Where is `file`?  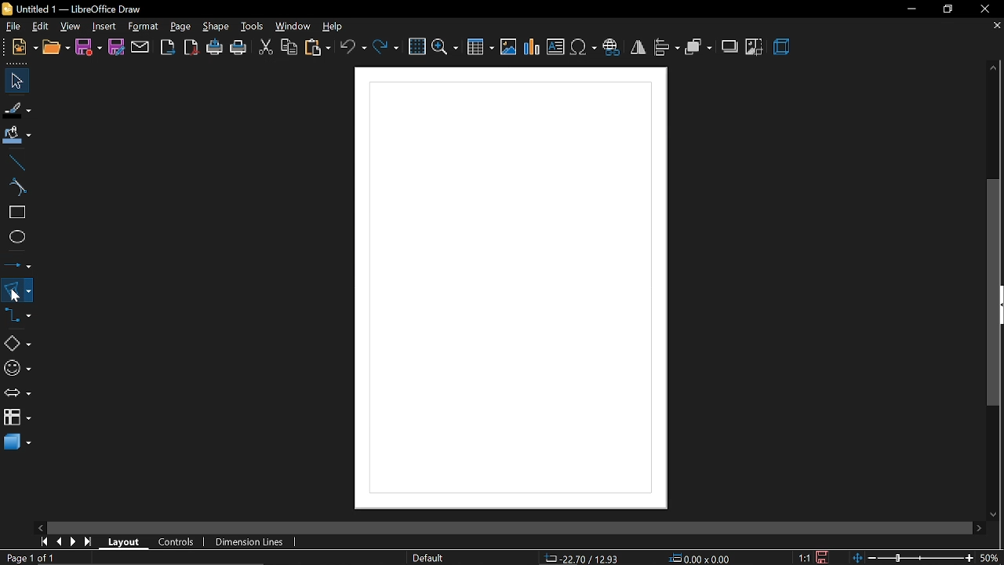 file is located at coordinates (13, 27).